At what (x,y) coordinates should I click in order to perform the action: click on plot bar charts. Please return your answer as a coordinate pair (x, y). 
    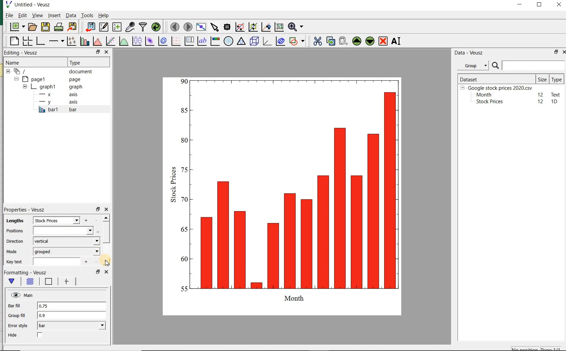
    Looking at the image, I should click on (84, 42).